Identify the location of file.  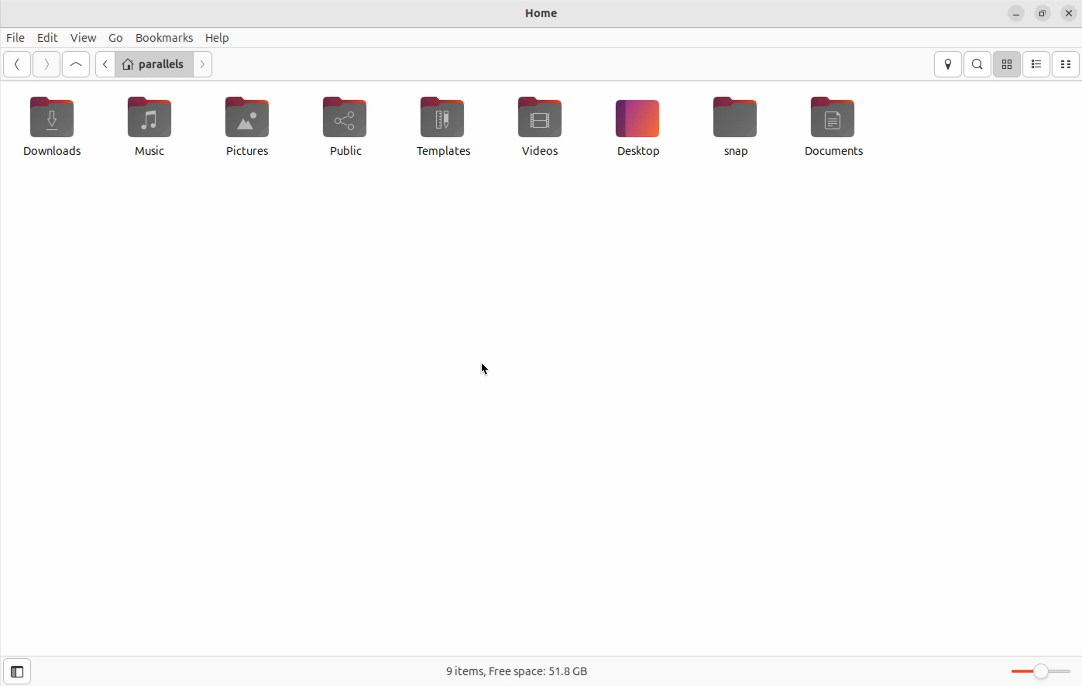
(16, 37).